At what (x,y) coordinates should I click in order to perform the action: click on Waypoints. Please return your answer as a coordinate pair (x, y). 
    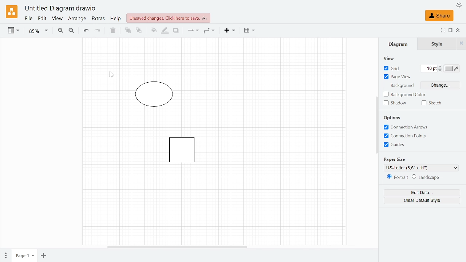
    Looking at the image, I should click on (209, 31).